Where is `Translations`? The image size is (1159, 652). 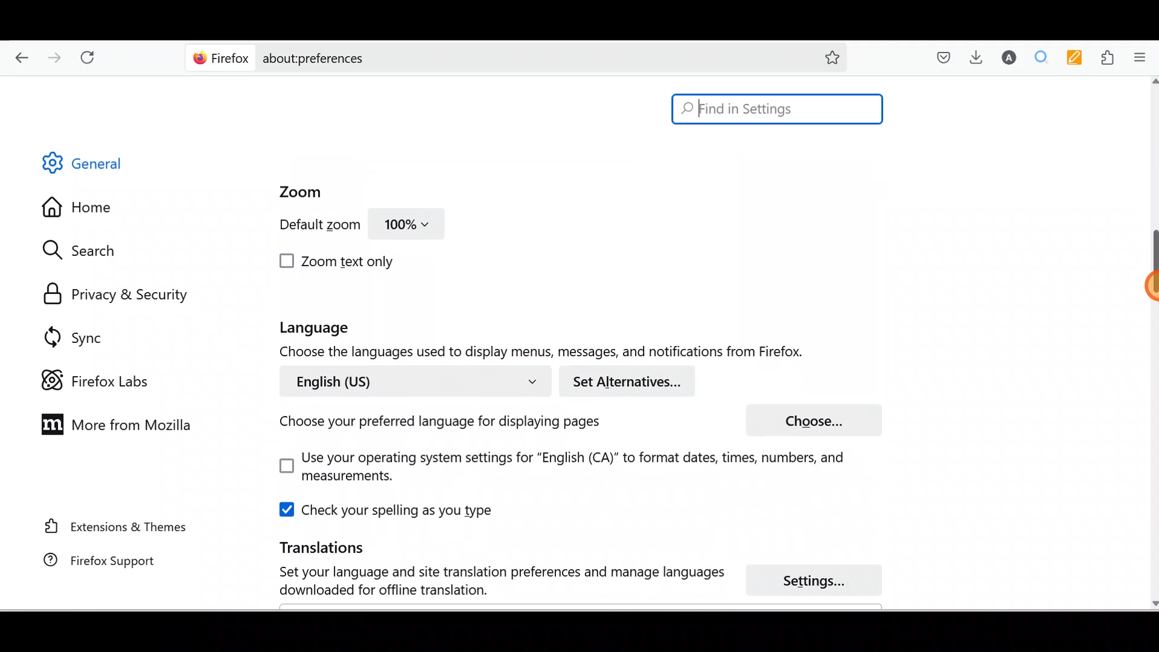 Translations is located at coordinates (305, 546).